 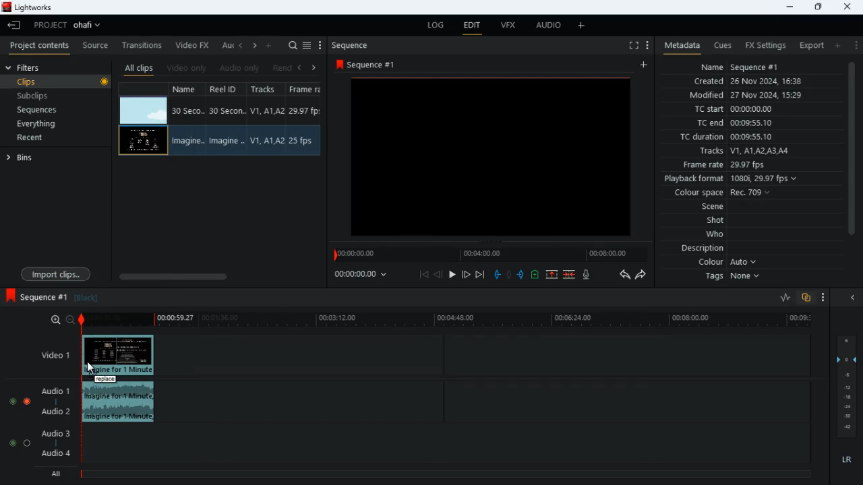 I want to click on new, so click(x=537, y=276).